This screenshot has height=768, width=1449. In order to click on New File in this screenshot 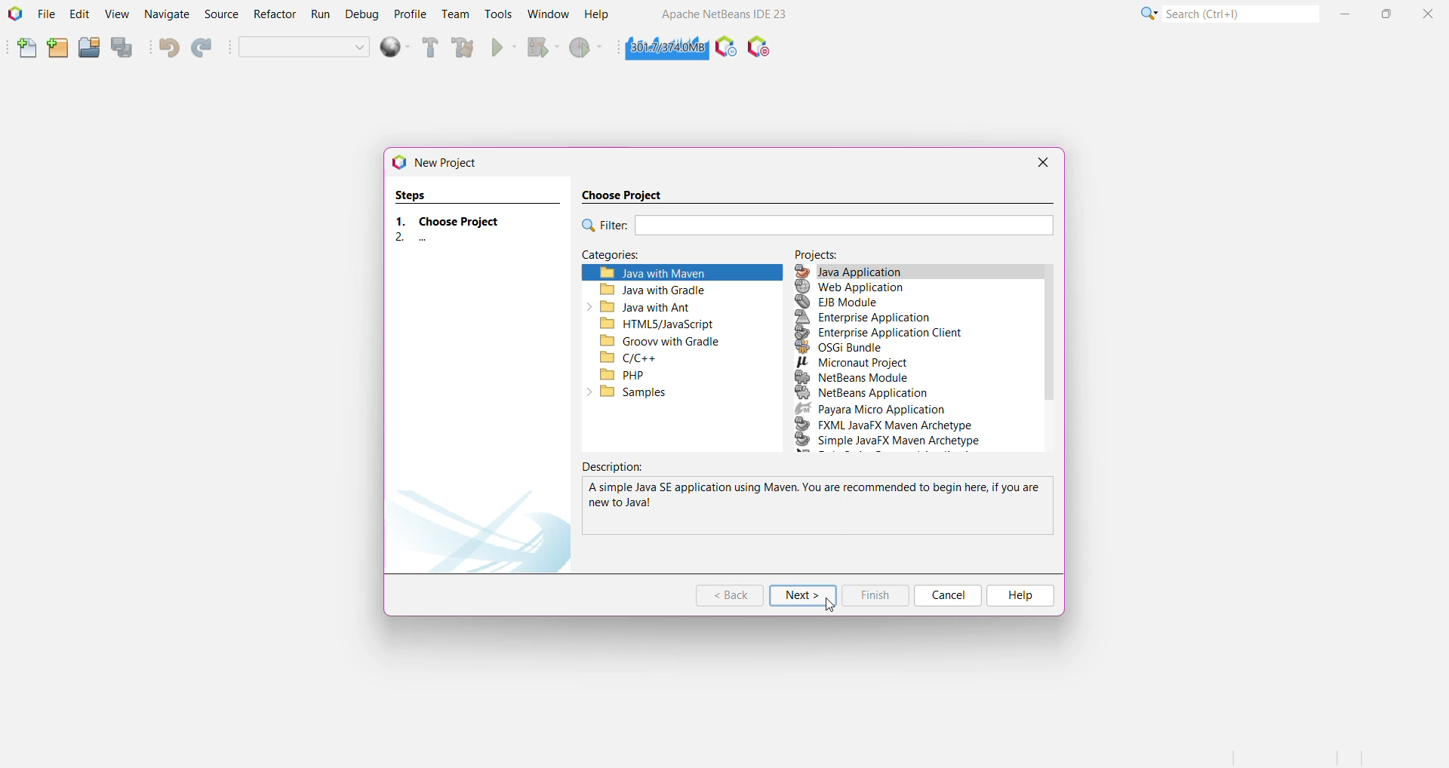, I will do `click(24, 48)`.